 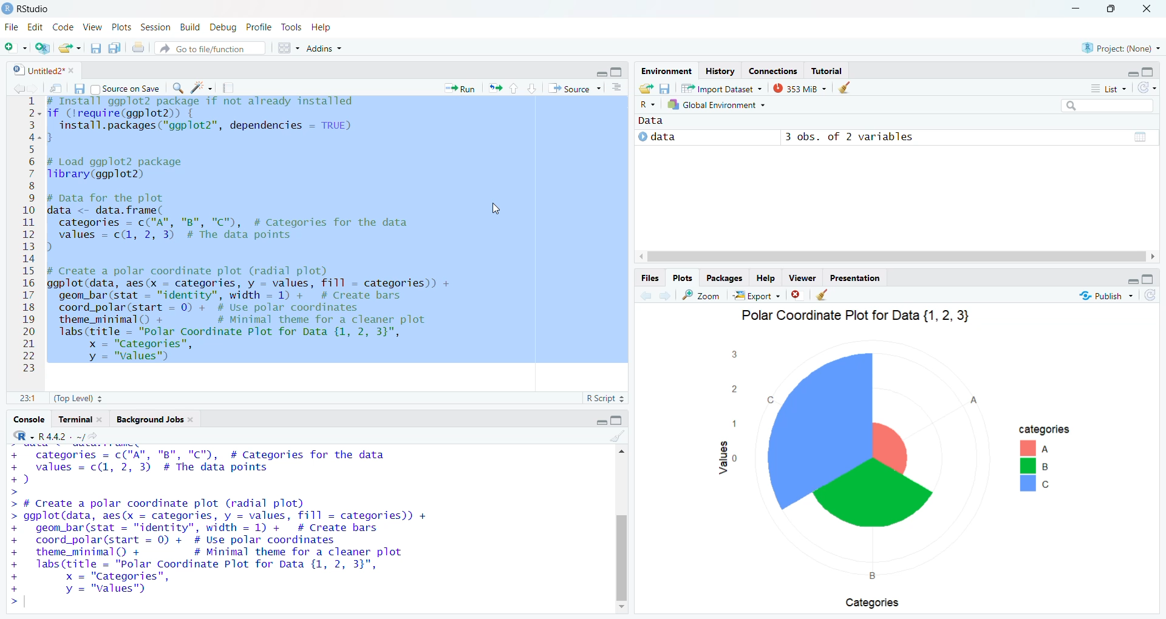 What do you see at coordinates (766, 279) in the screenshot?
I see `Help` at bounding box center [766, 279].